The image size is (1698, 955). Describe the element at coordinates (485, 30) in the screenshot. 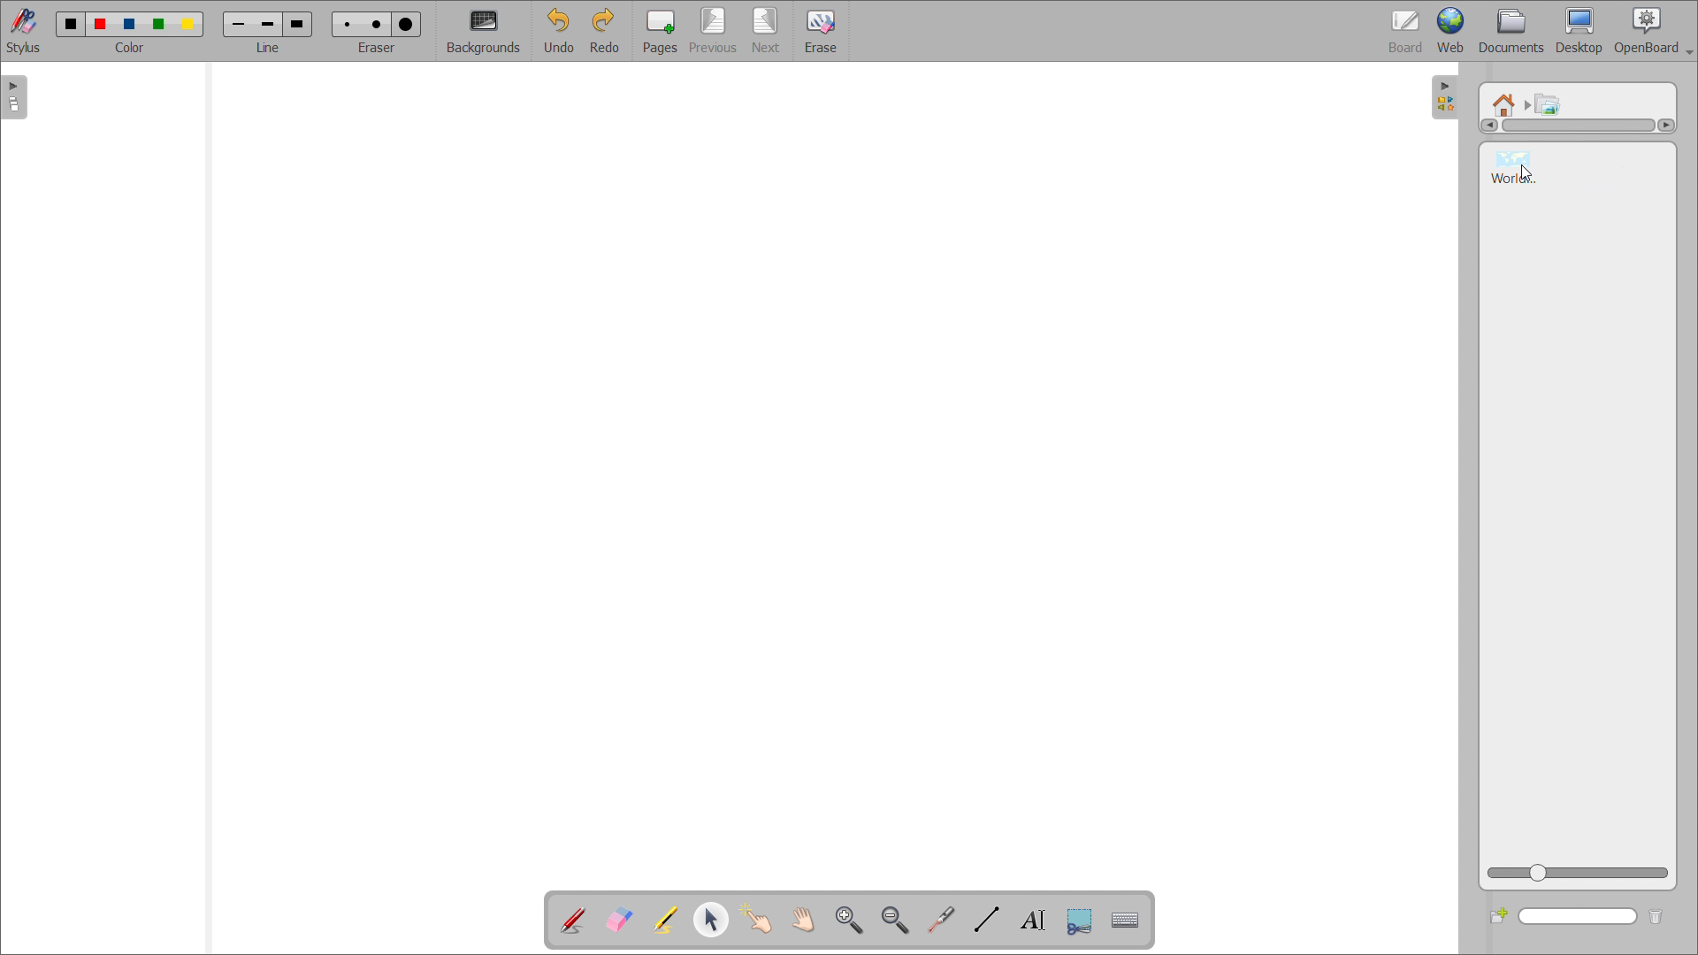

I see `backgrounds` at that location.